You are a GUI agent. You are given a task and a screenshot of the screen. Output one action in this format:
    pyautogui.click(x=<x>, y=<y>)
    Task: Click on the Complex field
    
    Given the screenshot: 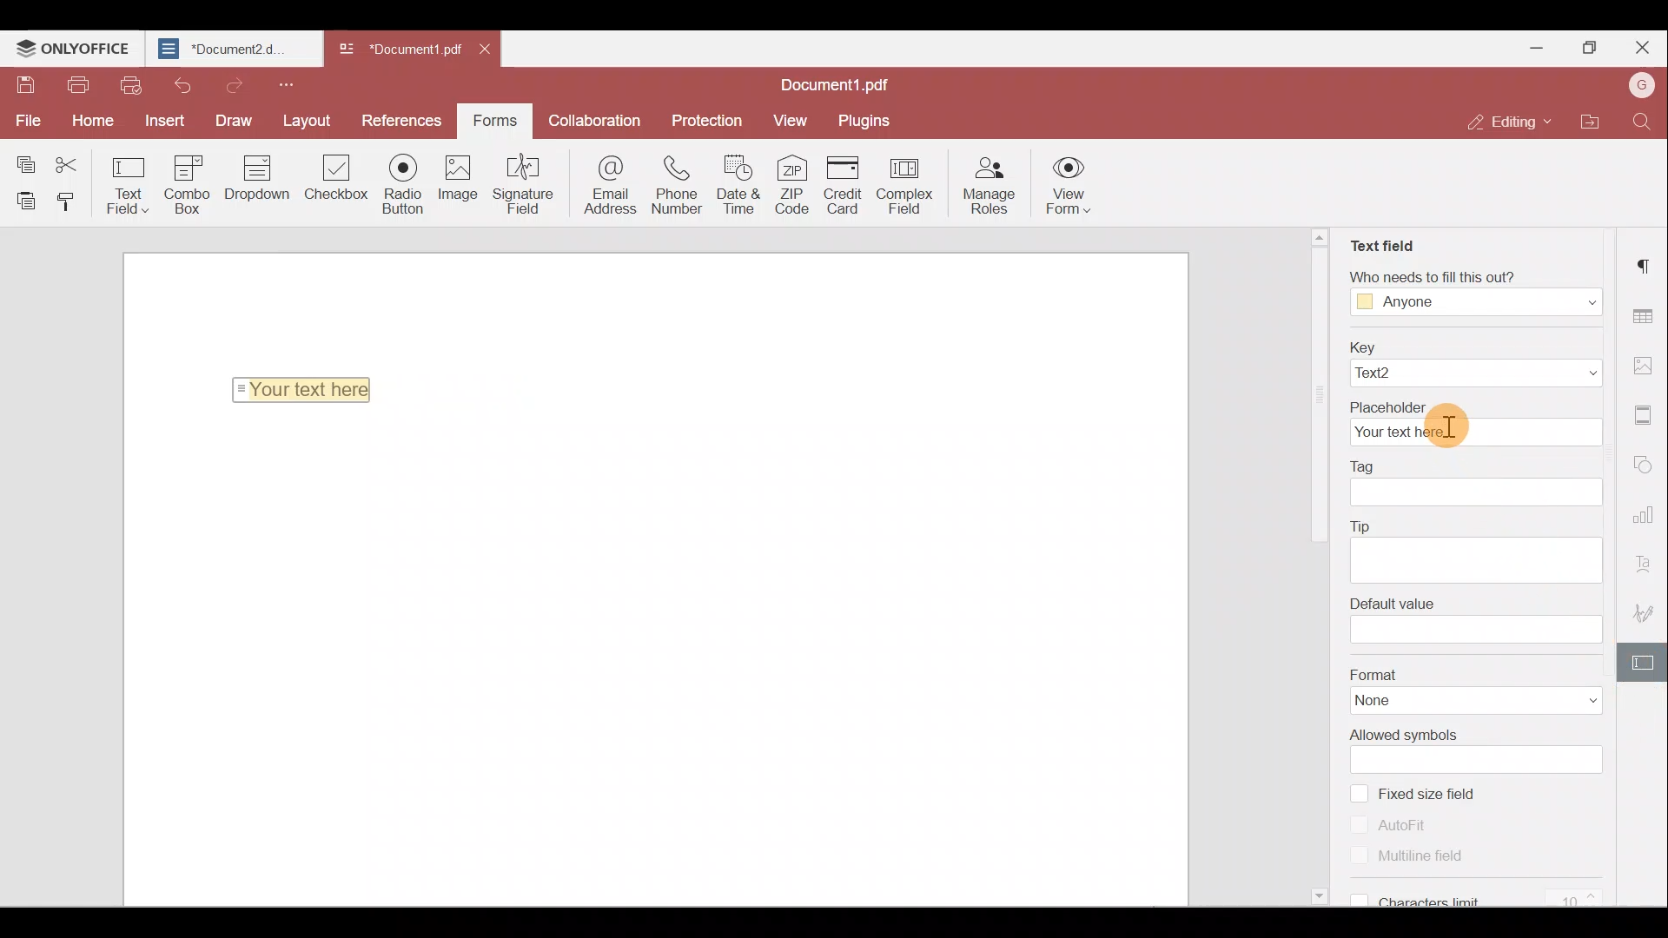 What is the action you would take?
    pyautogui.click(x=911, y=184)
    